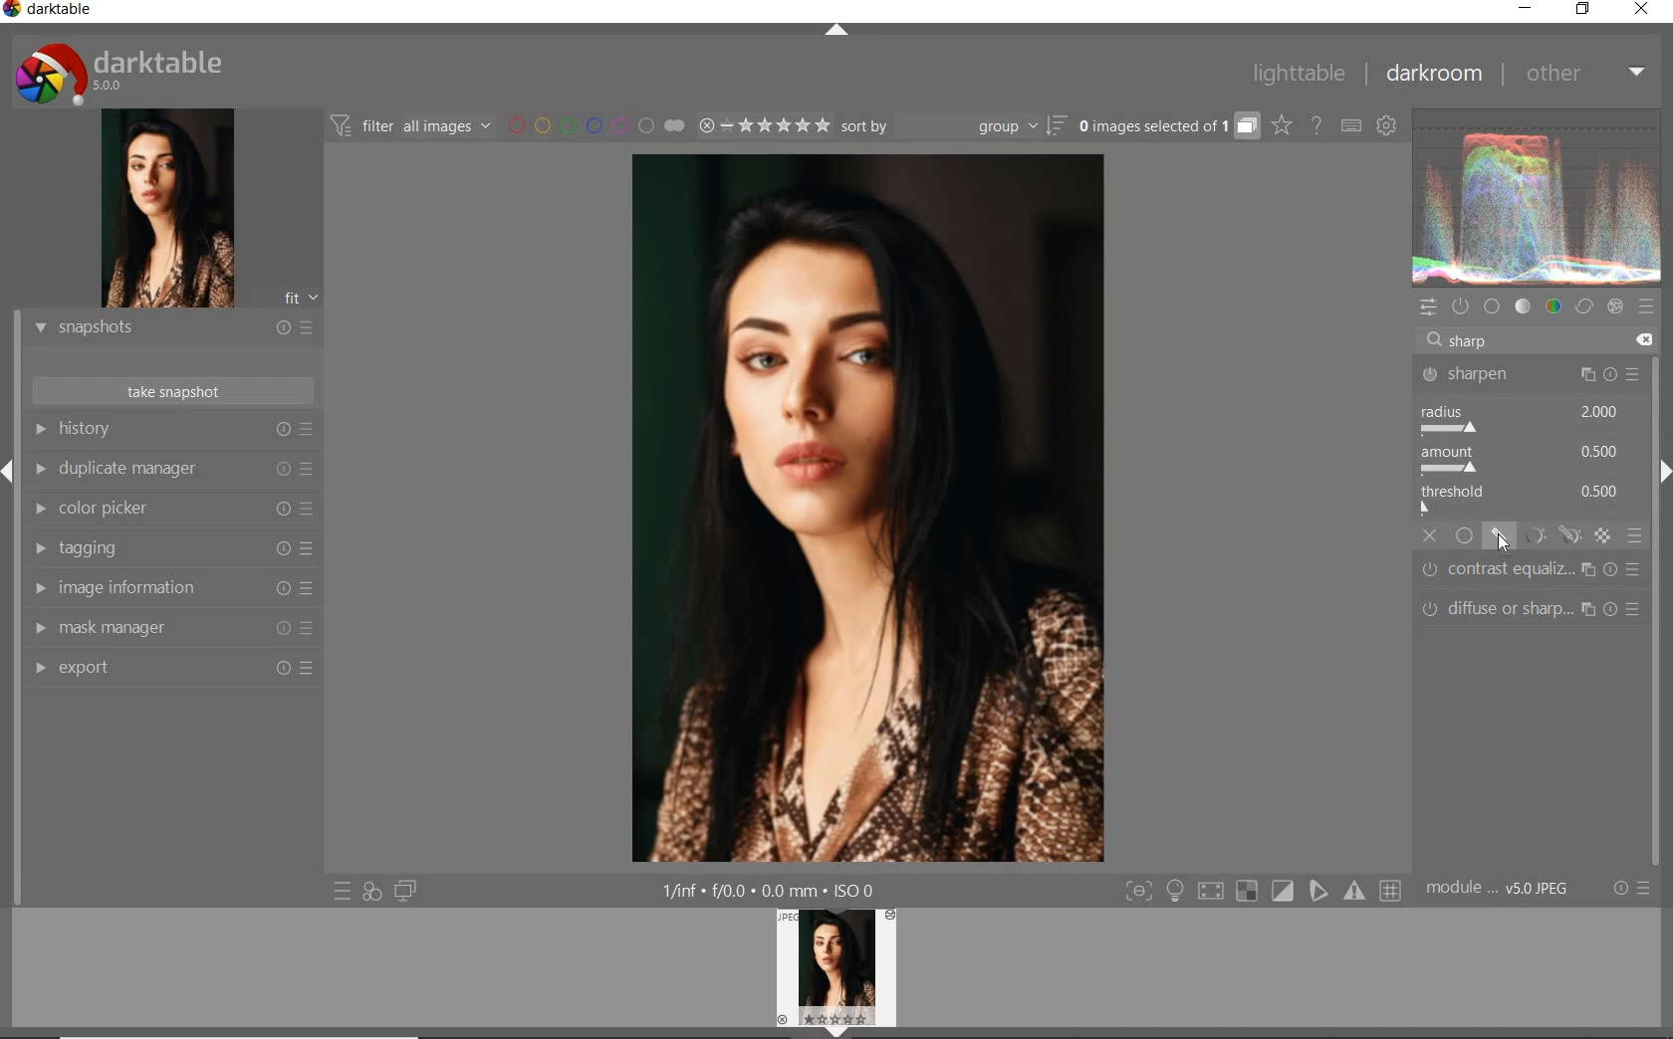 Image resolution: width=1673 pixels, height=1039 pixels. Describe the element at coordinates (1615, 309) in the screenshot. I see `effect` at that location.